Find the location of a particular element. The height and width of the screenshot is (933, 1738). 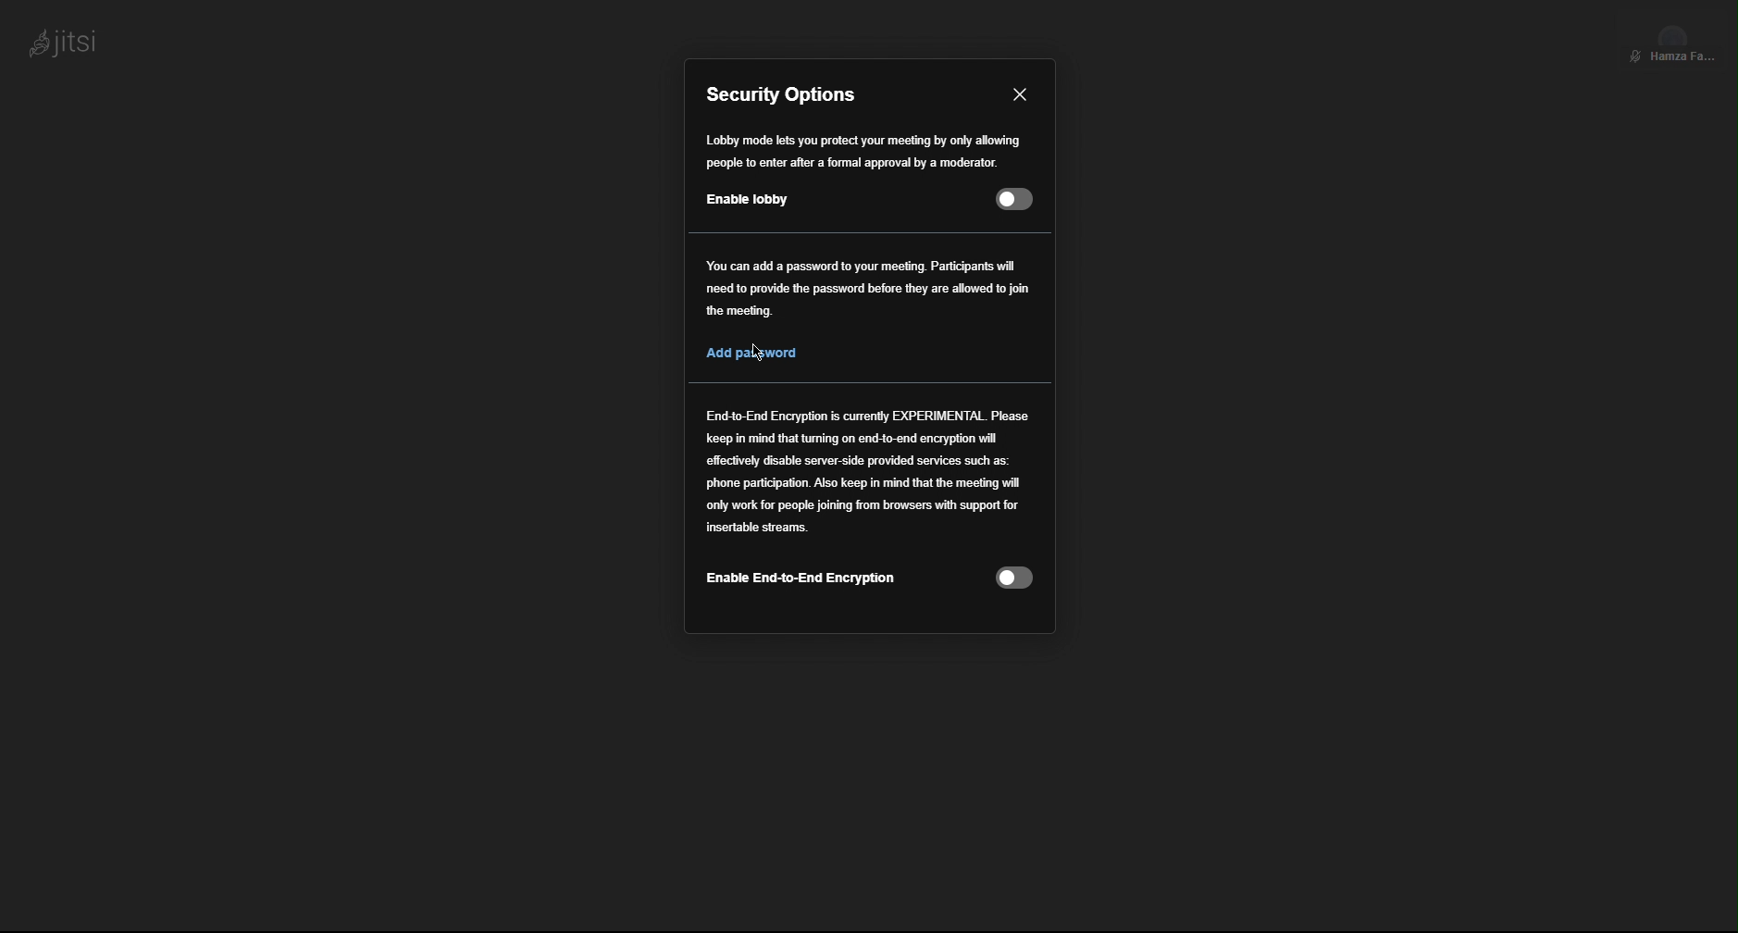

Password is located at coordinates (869, 305).